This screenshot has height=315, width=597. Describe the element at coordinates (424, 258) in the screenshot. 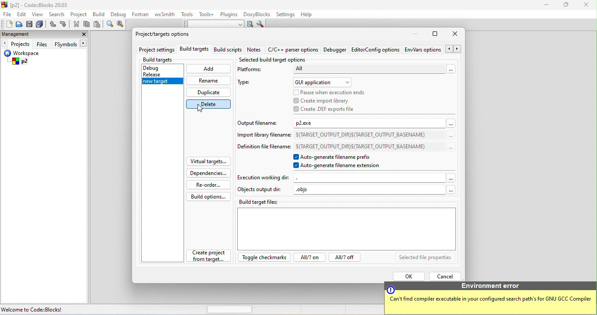

I see `selected file properties` at that location.